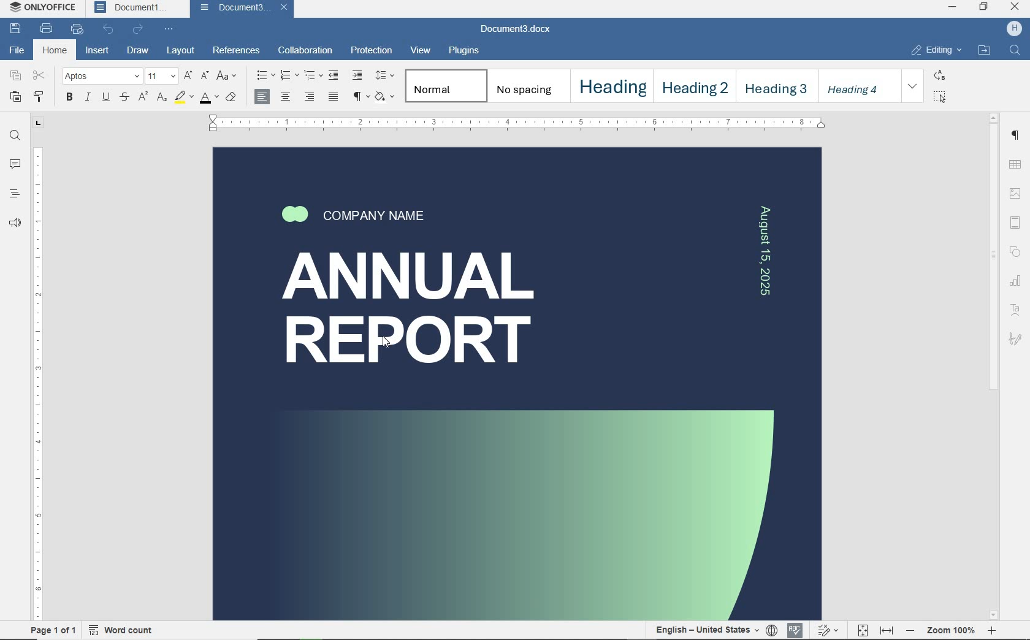  I want to click on nonprinting characters, so click(359, 97).